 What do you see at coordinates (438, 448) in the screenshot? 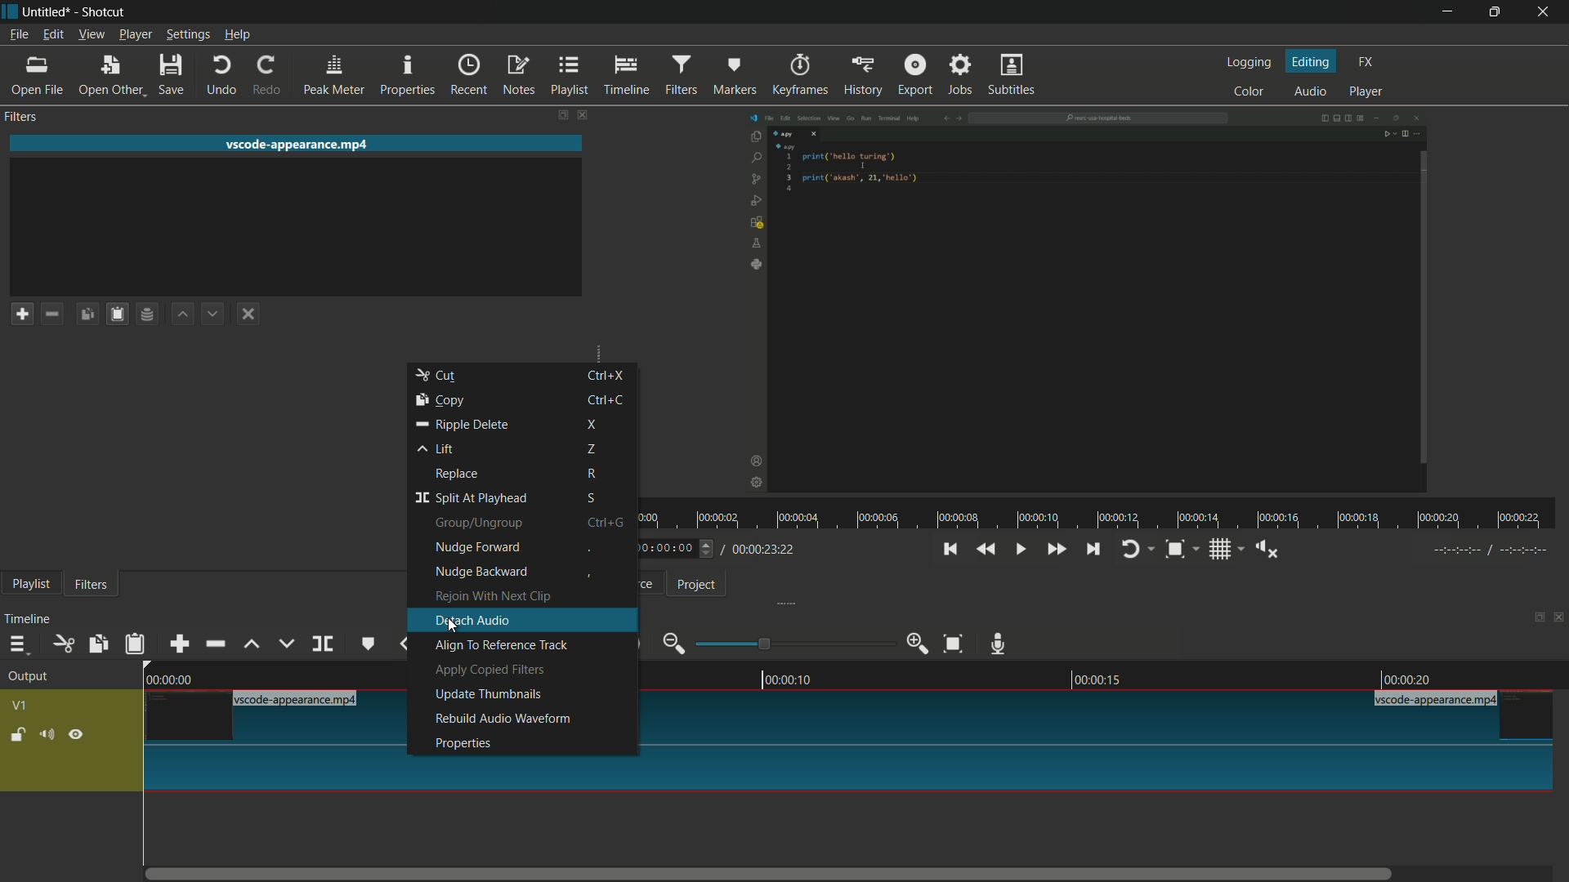
I see `lift` at bounding box center [438, 448].